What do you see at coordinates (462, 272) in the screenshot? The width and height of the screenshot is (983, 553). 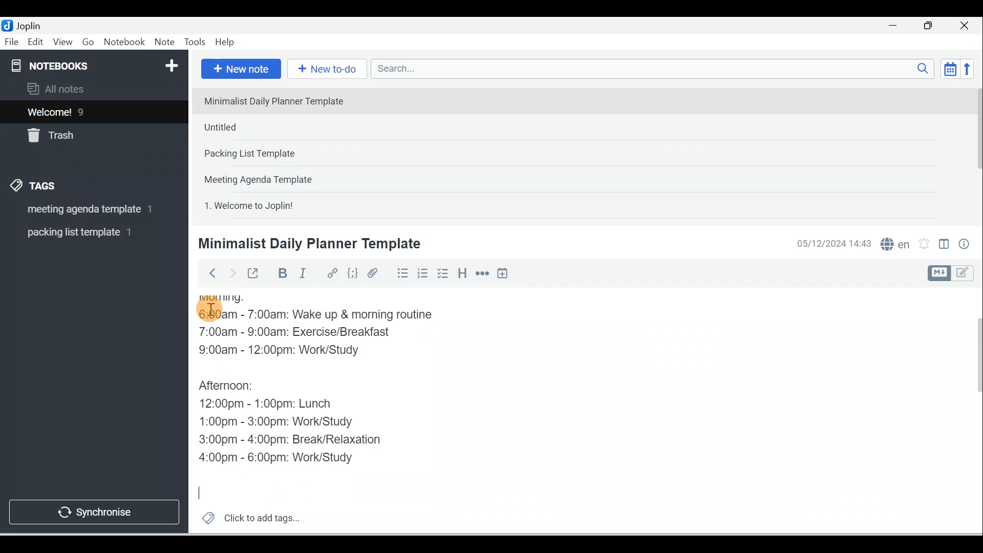 I see `Heading` at bounding box center [462, 272].